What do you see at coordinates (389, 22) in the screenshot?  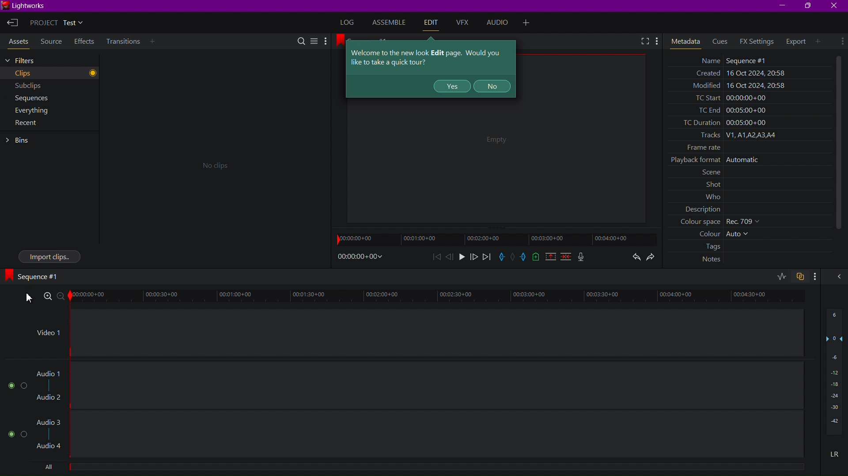 I see `Assemble` at bounding box center [389, 22].